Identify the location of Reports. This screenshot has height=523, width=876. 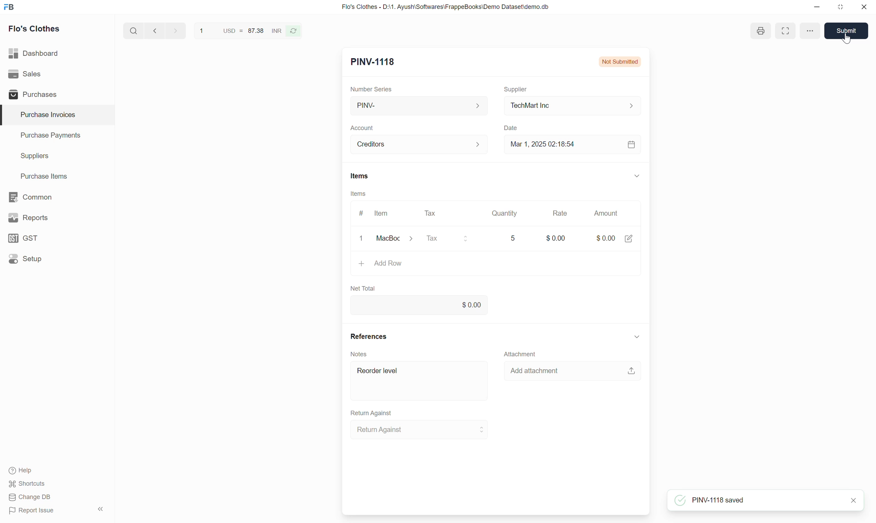
(57, 218).